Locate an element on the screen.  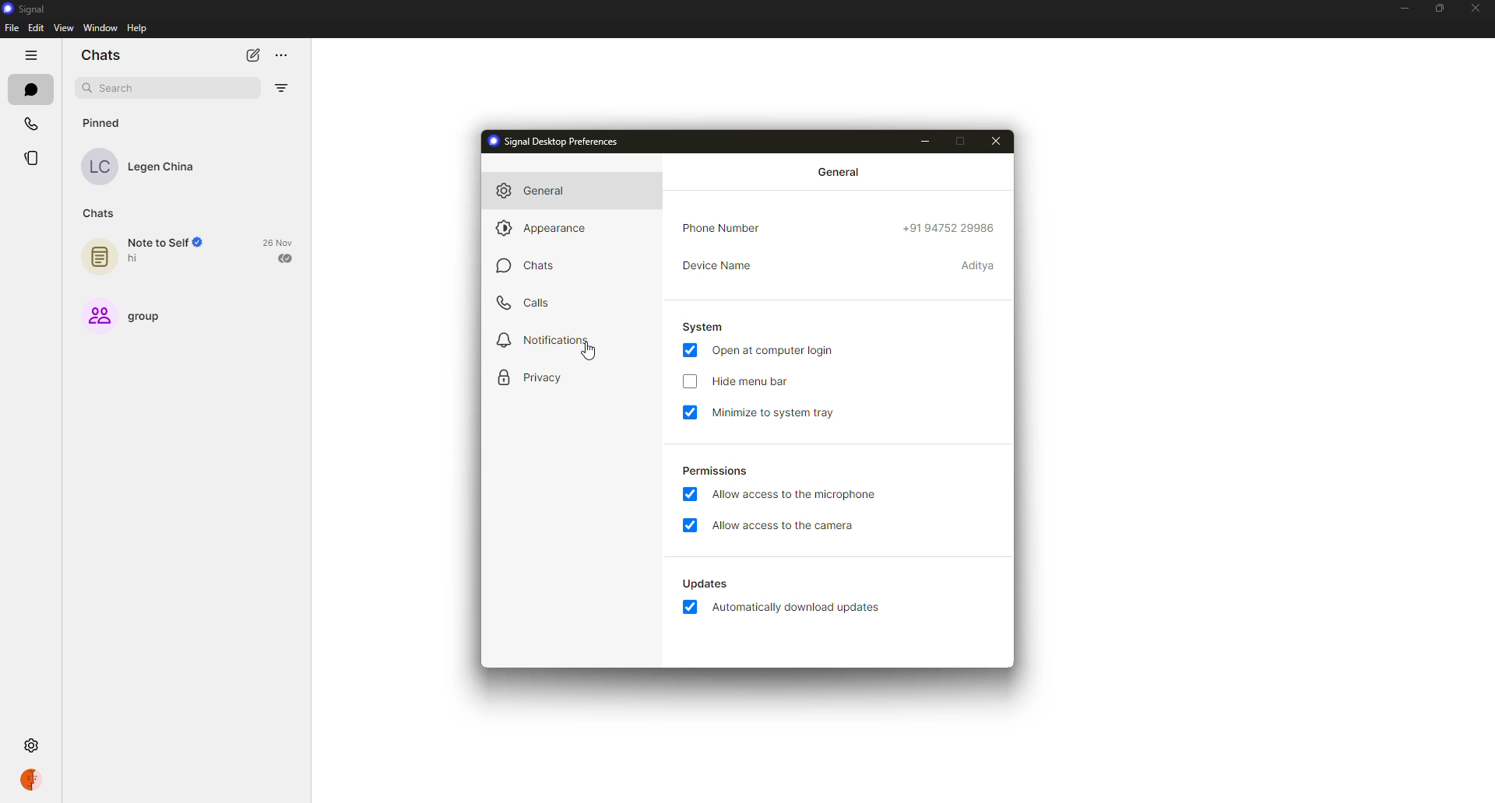
hide tabs is located at coordinates (31, 55).